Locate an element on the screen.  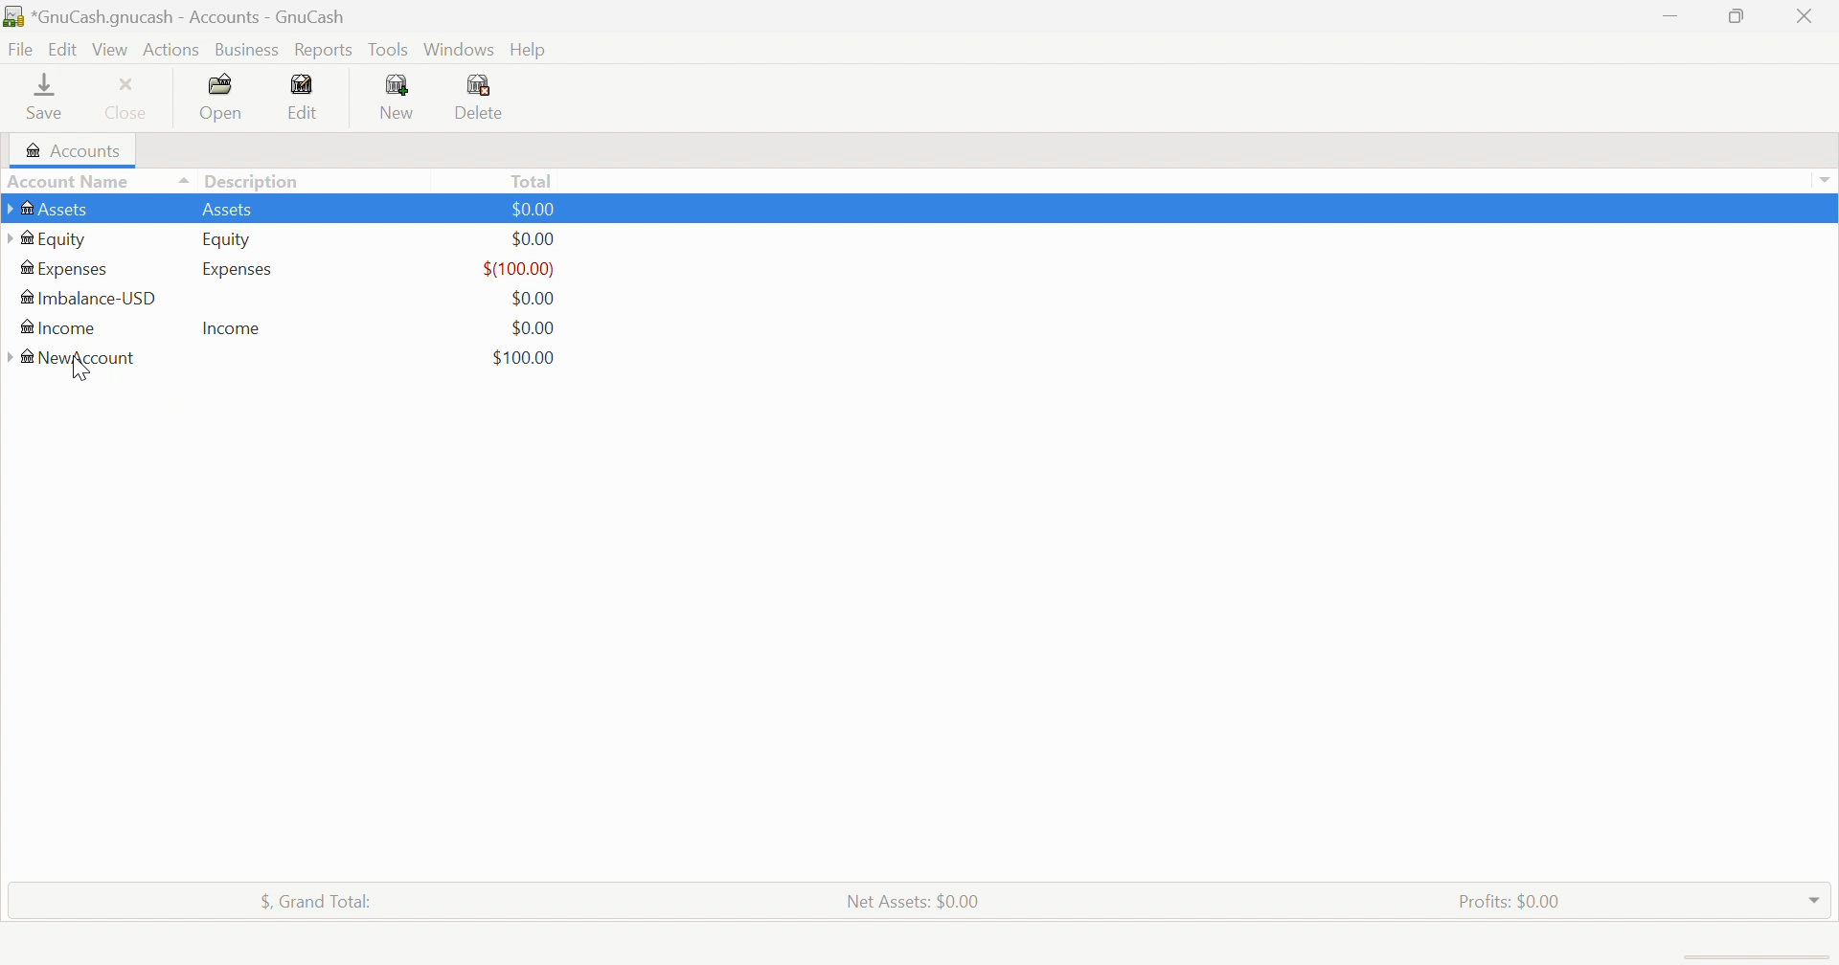
Actions is located at coordinates (174, 53).